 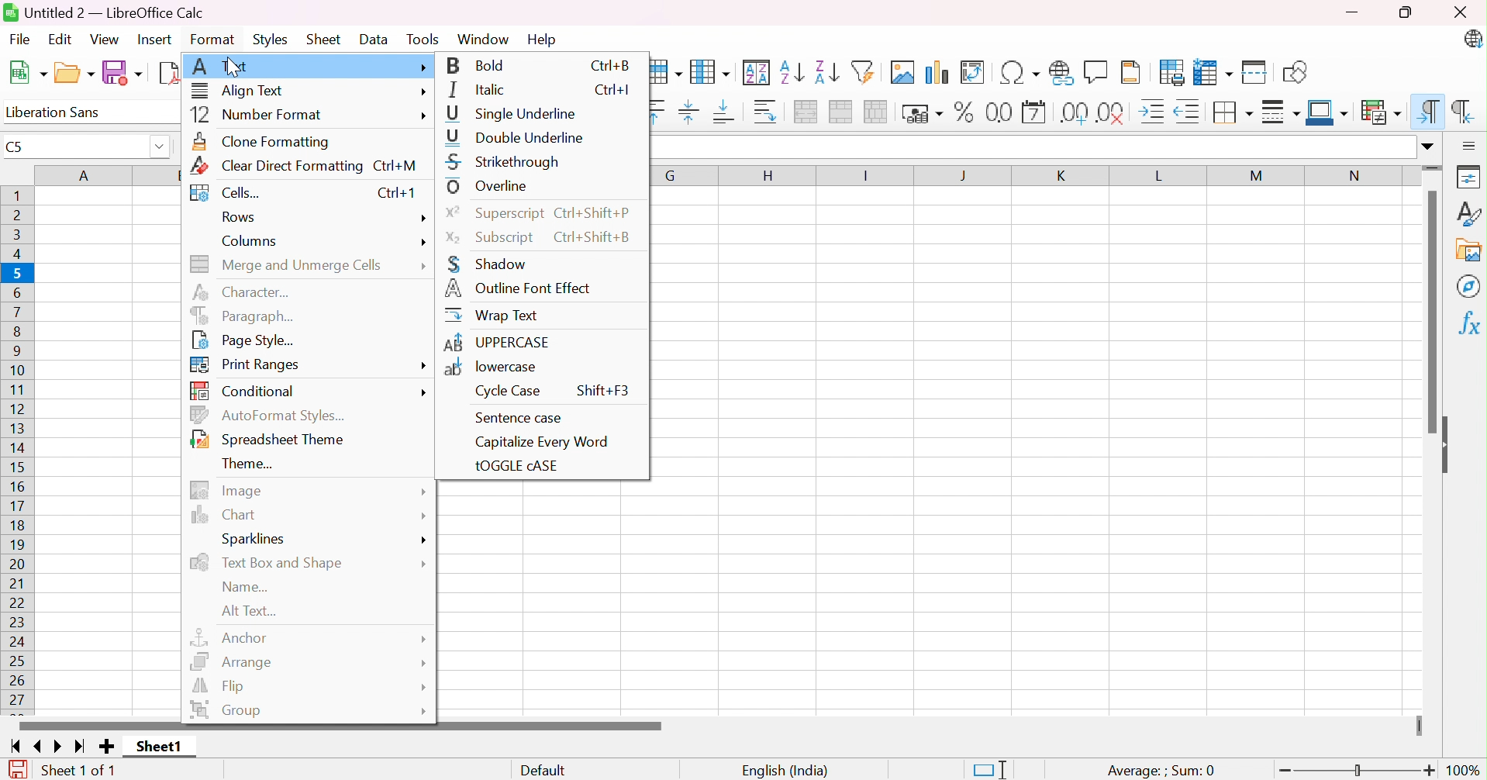 What do you see at coordinates (262, 140) in the screenshot?
I see `Clone Formatting` at bounding box center [262, 140].